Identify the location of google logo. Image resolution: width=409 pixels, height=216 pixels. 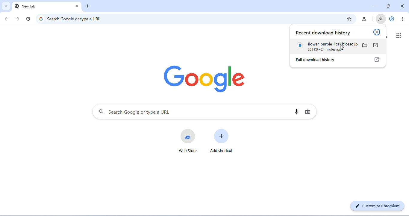
(204, 78).